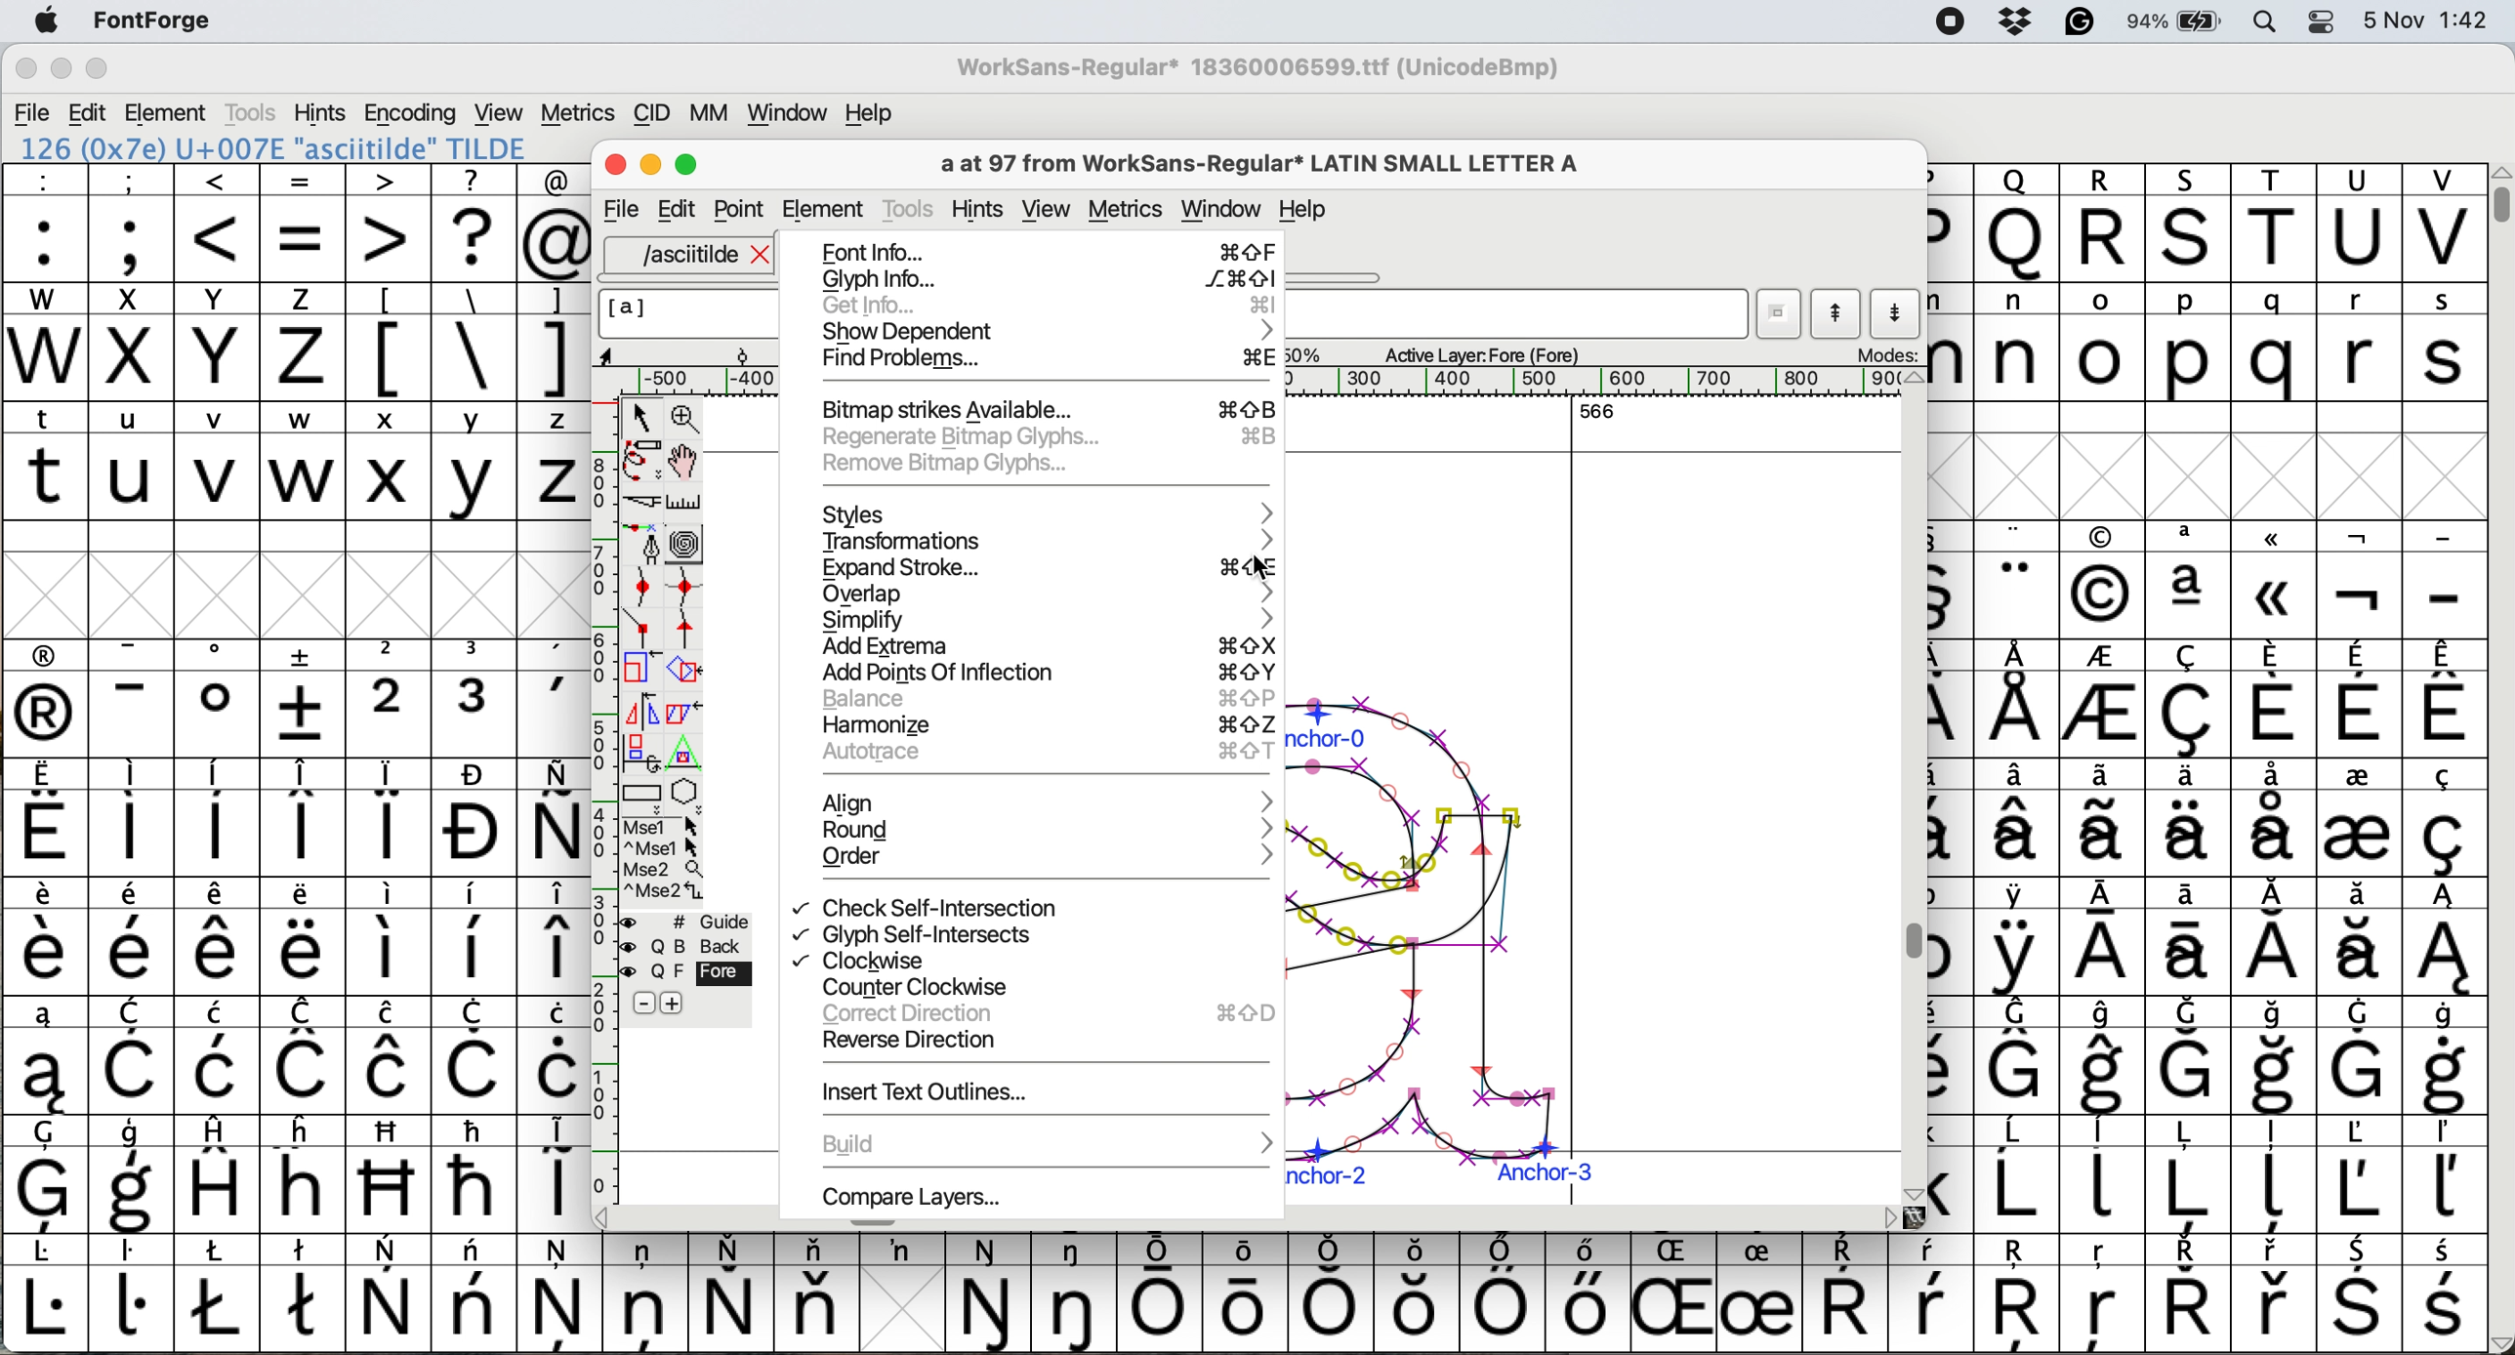 This screenshot has width=2515, height=1355. Describe the element at coordinates (2104, 702) in the screenshot. I see `symbol` at that location.